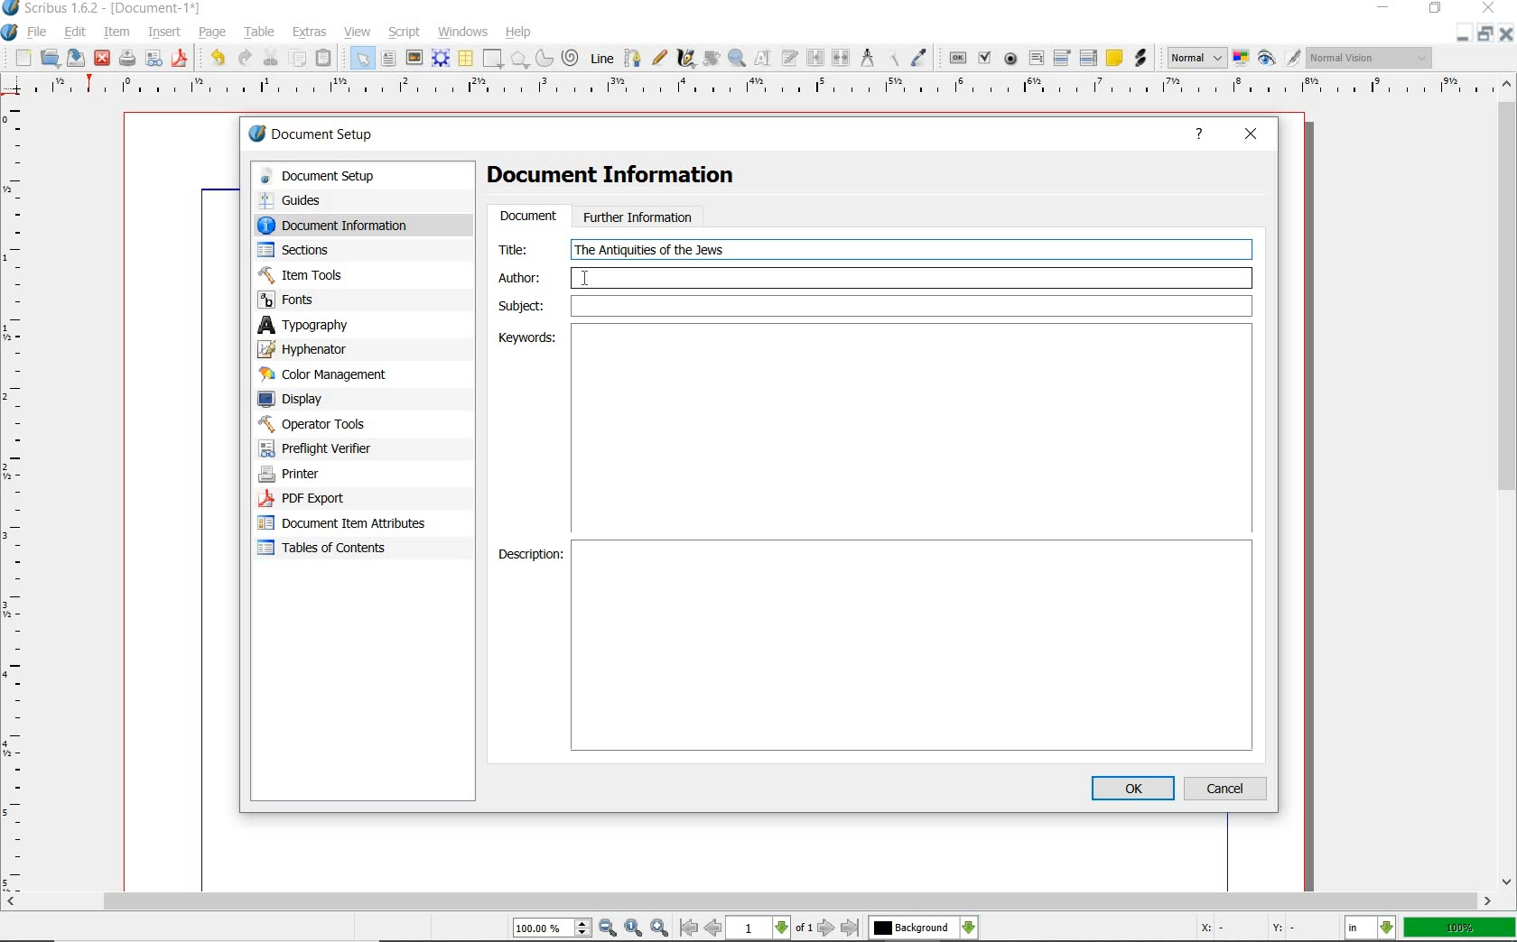  What do you see at coordinates (527, 217) in the screenshot?
I see `document` at bounding box center [527, 217].